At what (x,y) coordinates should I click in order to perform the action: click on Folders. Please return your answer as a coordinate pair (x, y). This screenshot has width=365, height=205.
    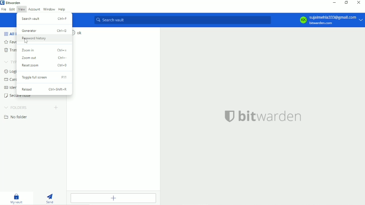
    Looking at the image, I should click on (16, 108).